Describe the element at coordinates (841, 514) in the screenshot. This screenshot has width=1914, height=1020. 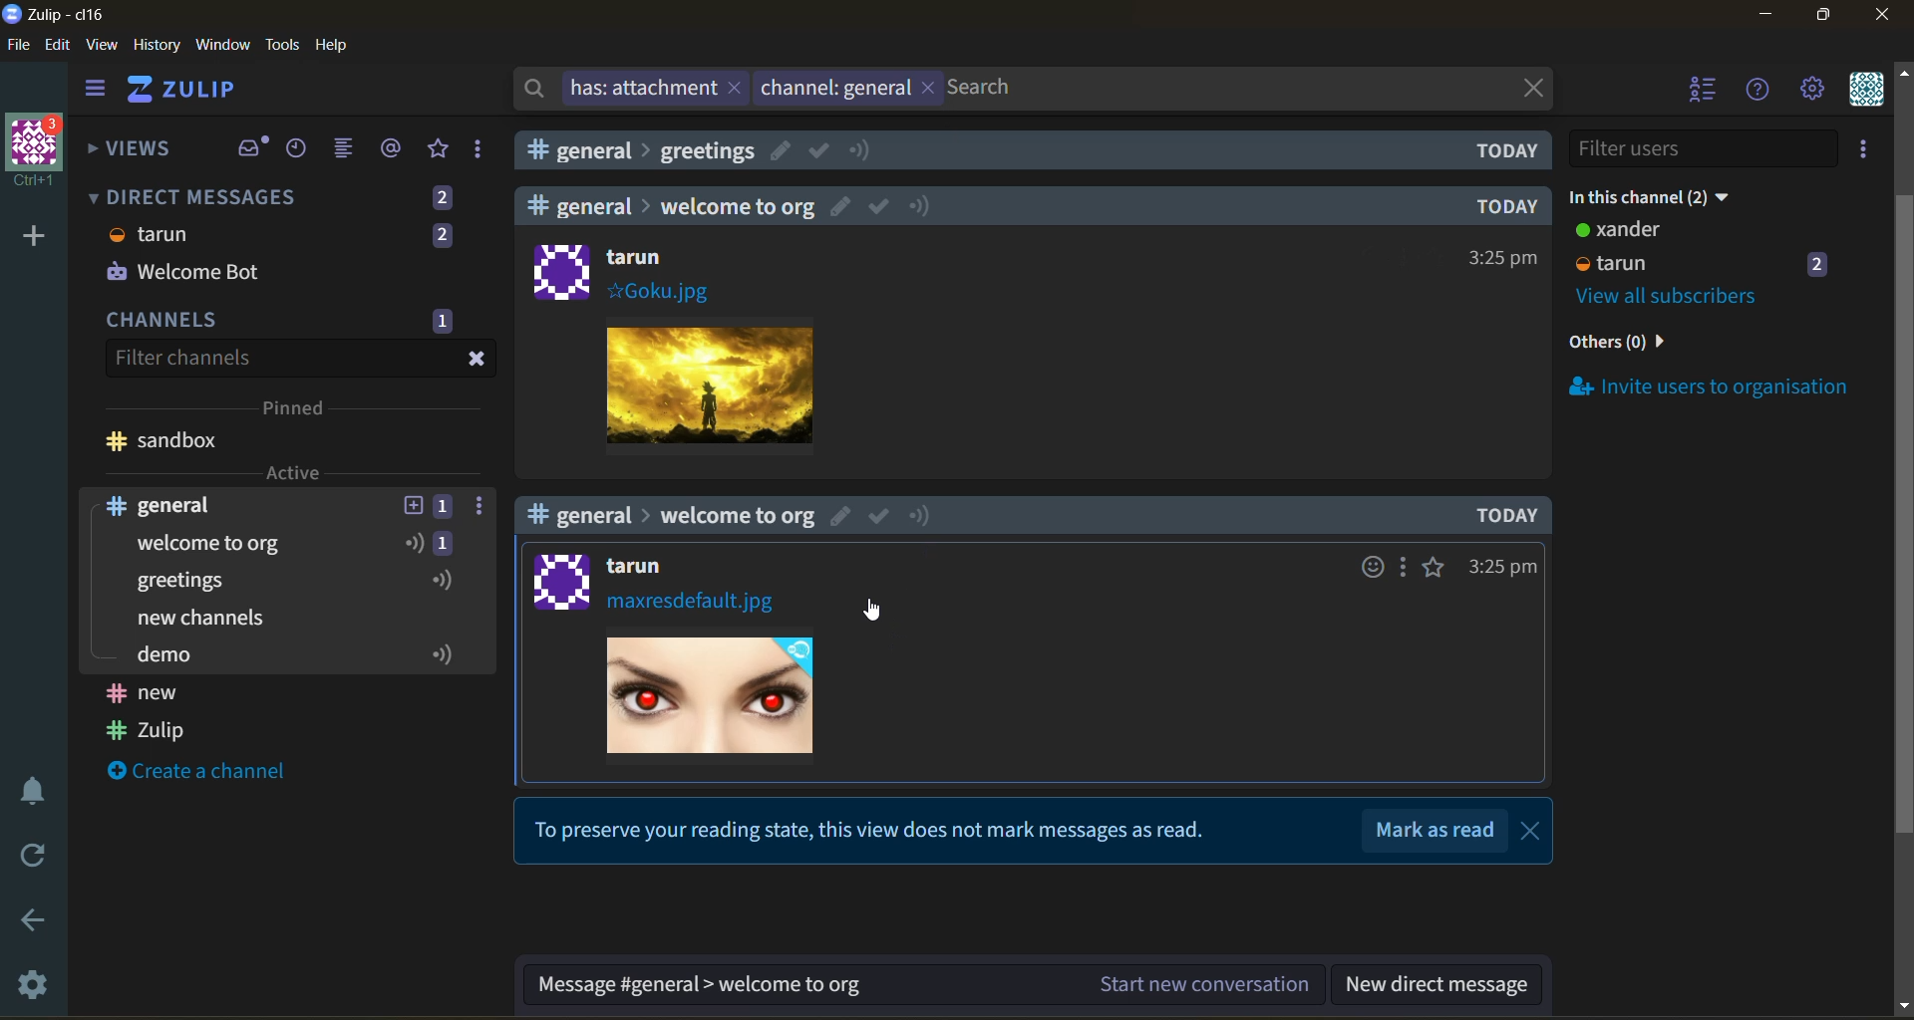
I see `edit` at that location.